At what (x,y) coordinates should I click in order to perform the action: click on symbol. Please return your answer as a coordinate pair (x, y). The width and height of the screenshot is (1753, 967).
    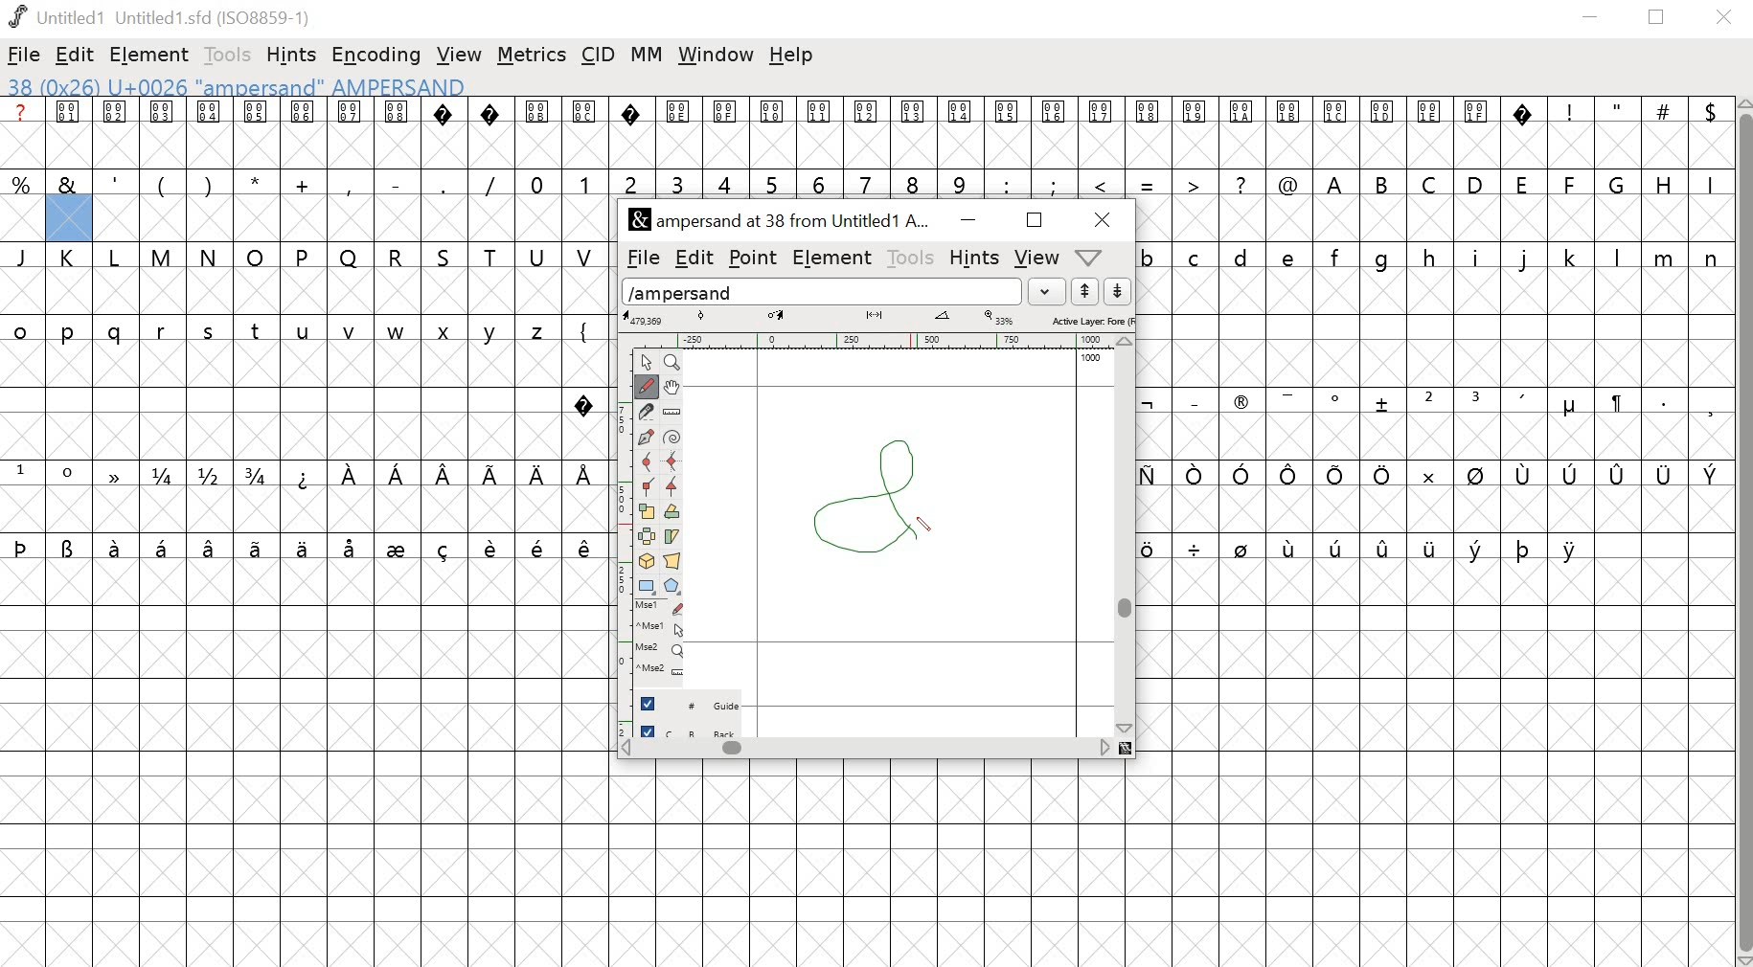
    Looking at the image, I should click on (447, 475).